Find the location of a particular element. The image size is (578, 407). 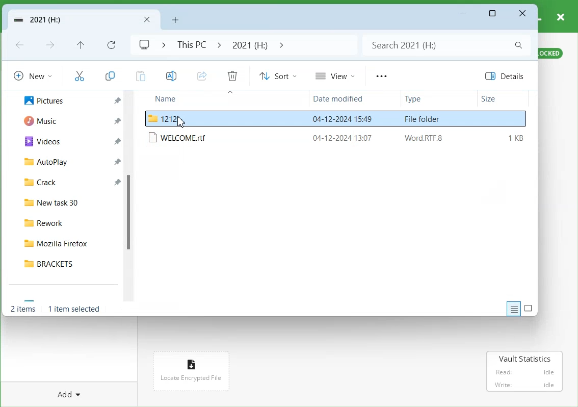

2021 (H:) is located at coordinates (249, 44).